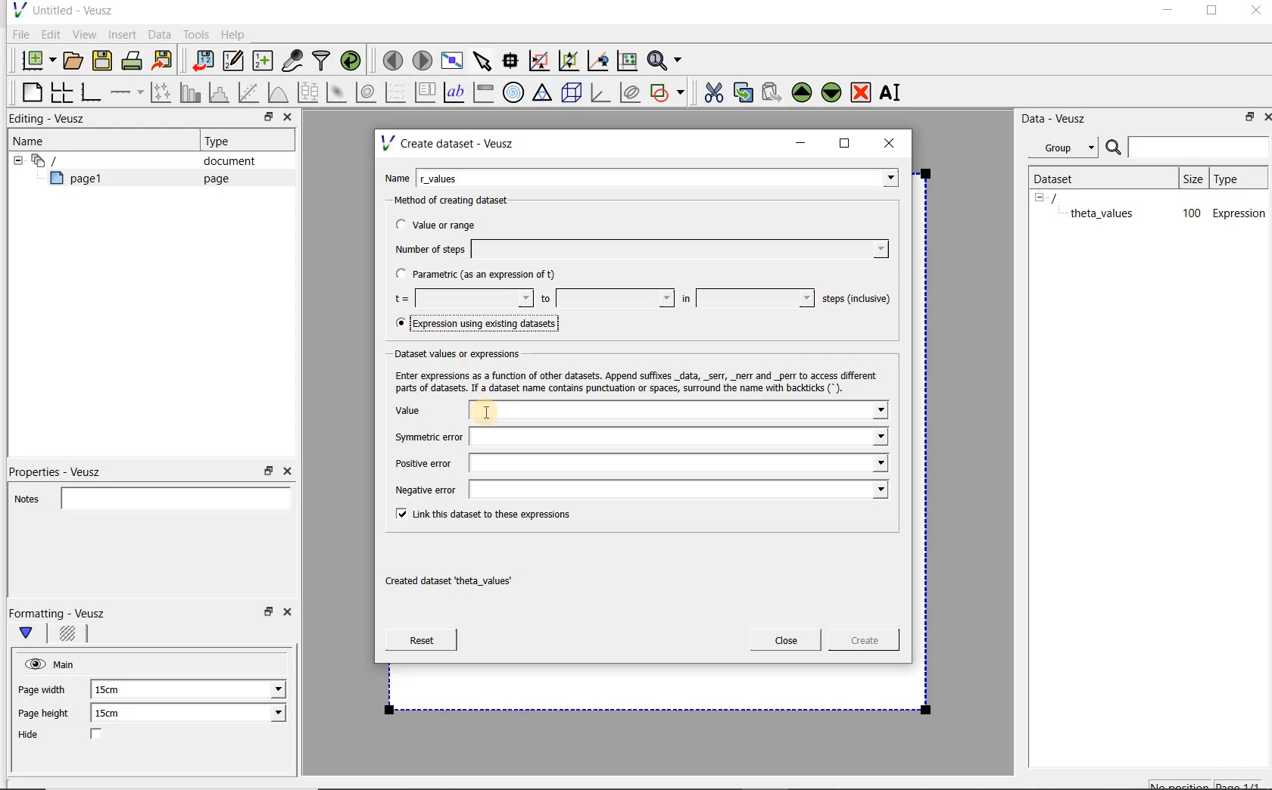 The height and width of the screenshot is (790, 1272). I want to click on plot box plots, so click(307, 93).